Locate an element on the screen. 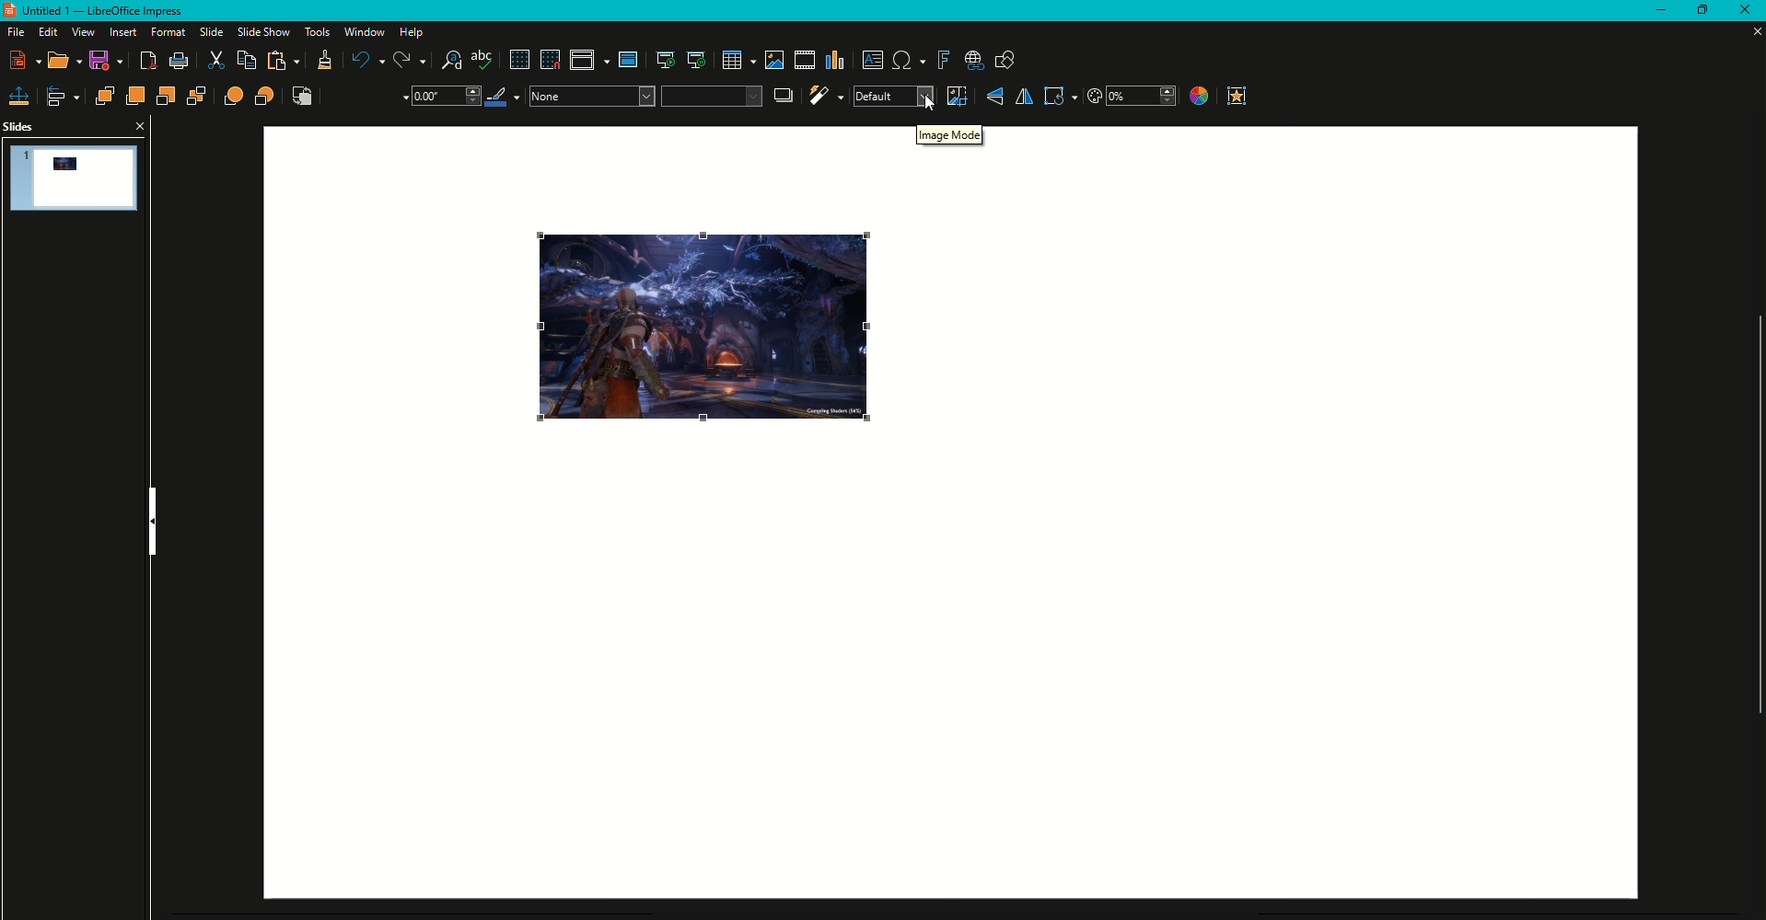 This screenshot has width=1766, height=920. Behind Object is located at coordinates (266, 96).